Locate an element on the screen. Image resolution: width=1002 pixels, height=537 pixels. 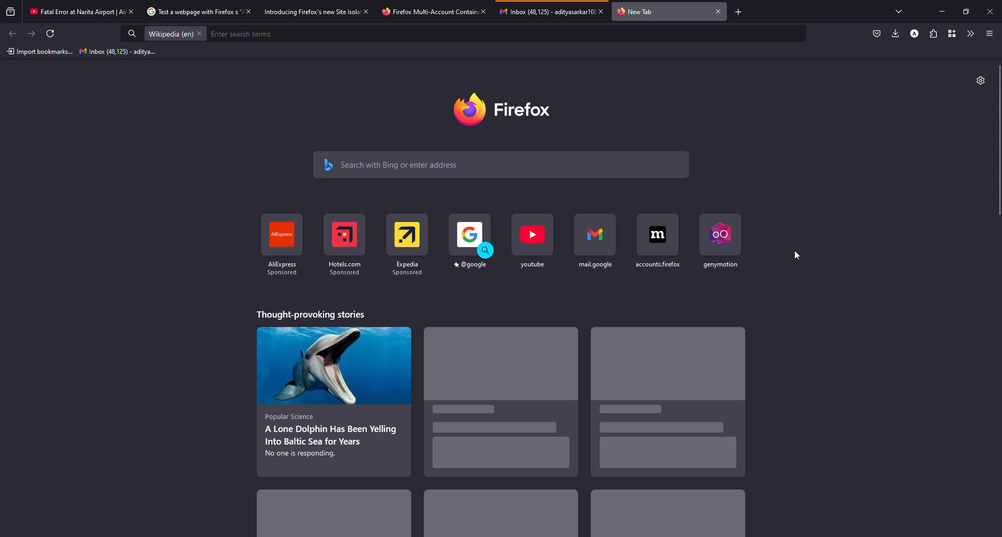
cursor is located at coordinates (797, 256).